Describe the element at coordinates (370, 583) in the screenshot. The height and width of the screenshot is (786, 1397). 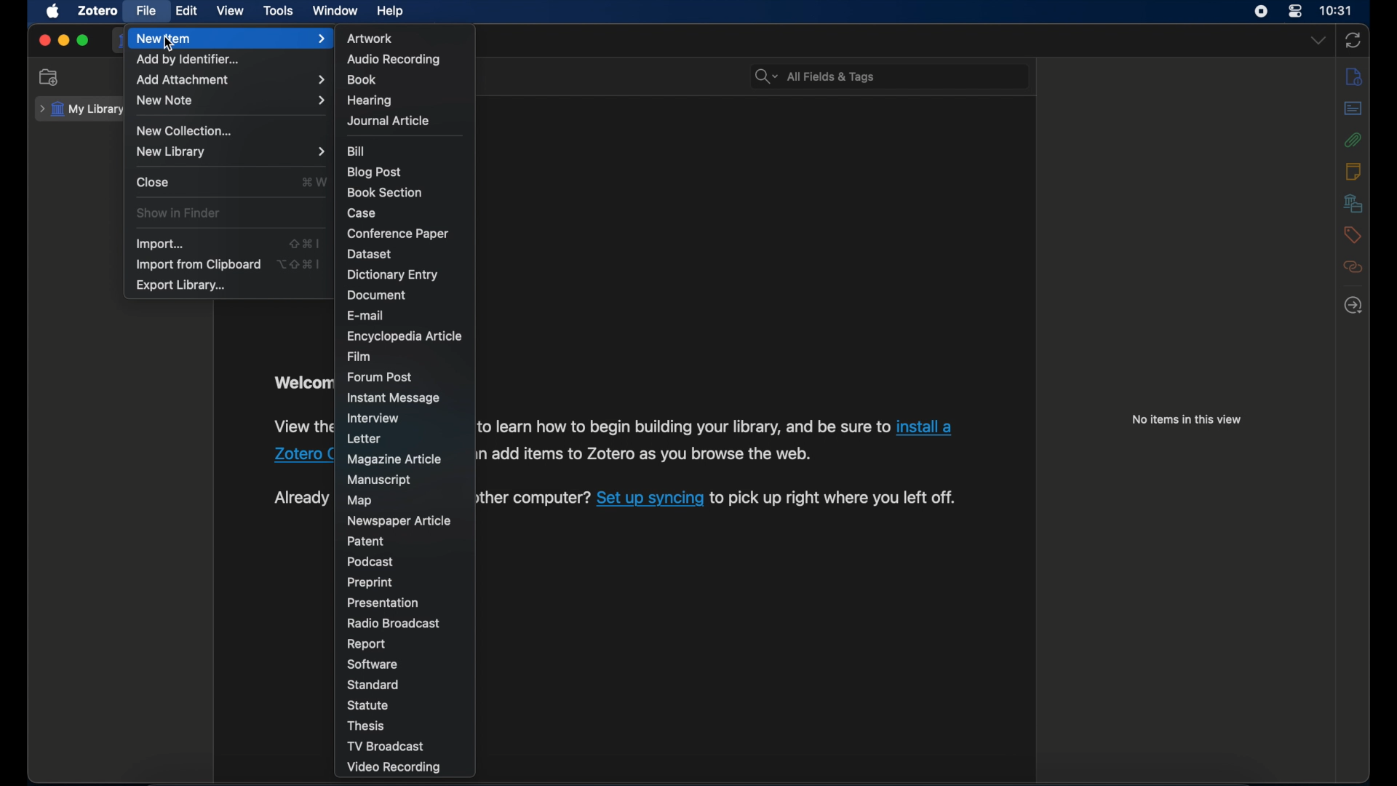
I see `preprint` at that location.